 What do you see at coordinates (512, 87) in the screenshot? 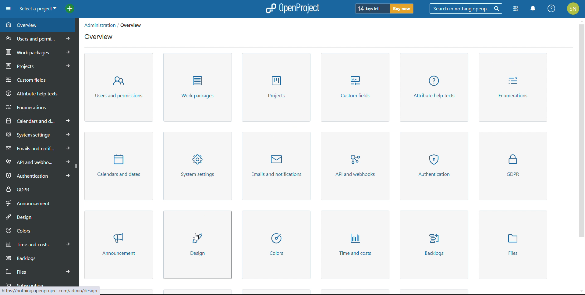
I see `enumerations` at bounding box center [512, 87].